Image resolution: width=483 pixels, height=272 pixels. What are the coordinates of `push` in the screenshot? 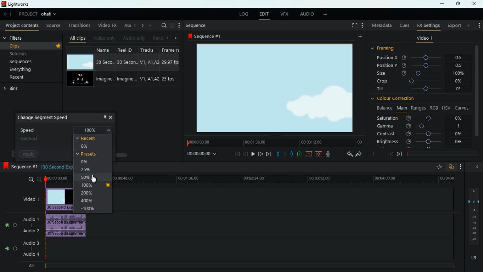 It's located at (292, 154).